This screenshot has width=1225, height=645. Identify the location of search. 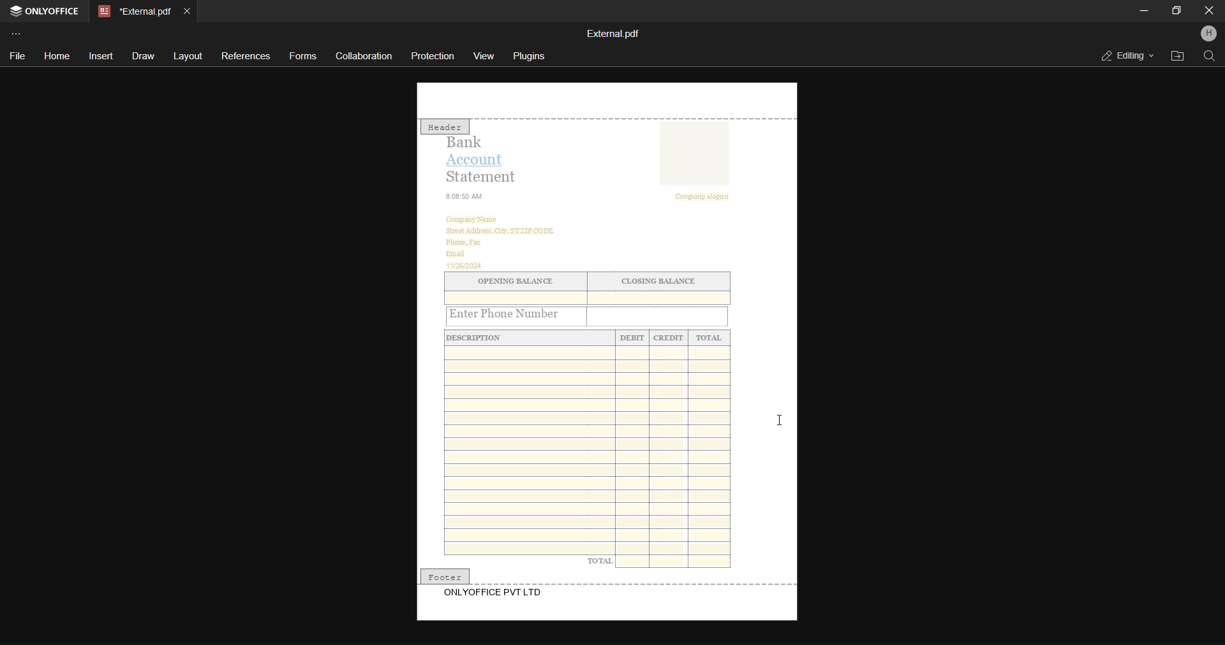
(1208, 57).